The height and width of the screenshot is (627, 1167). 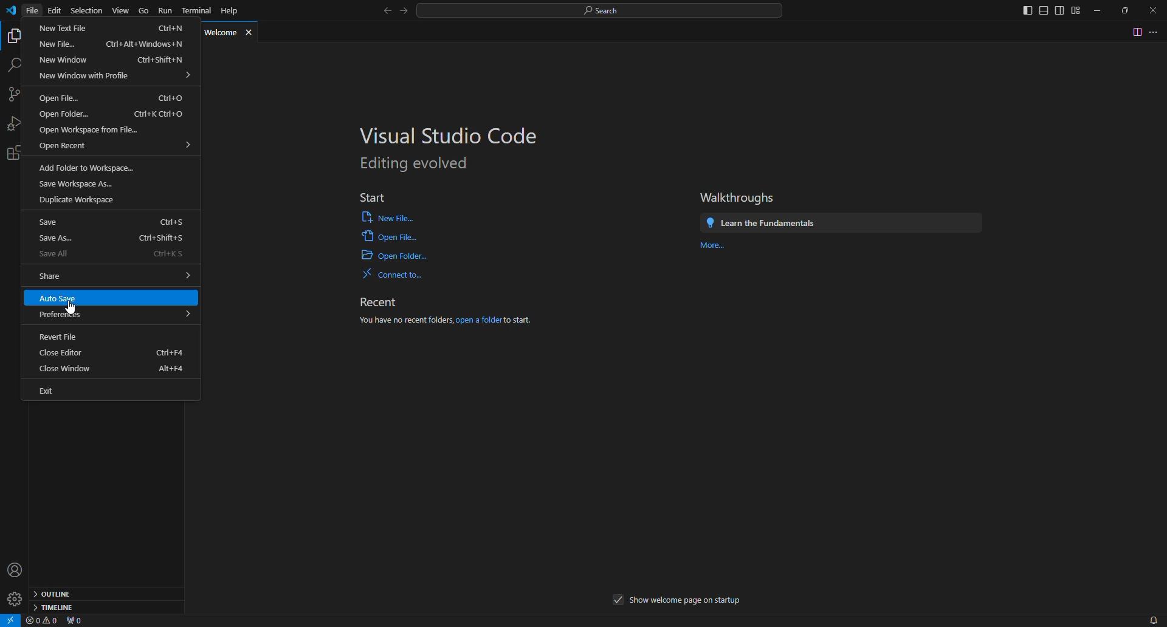 What do you see at coordinates (16, 36) in the screenshot?
I see `explorer` at bounding box center [16, 36].